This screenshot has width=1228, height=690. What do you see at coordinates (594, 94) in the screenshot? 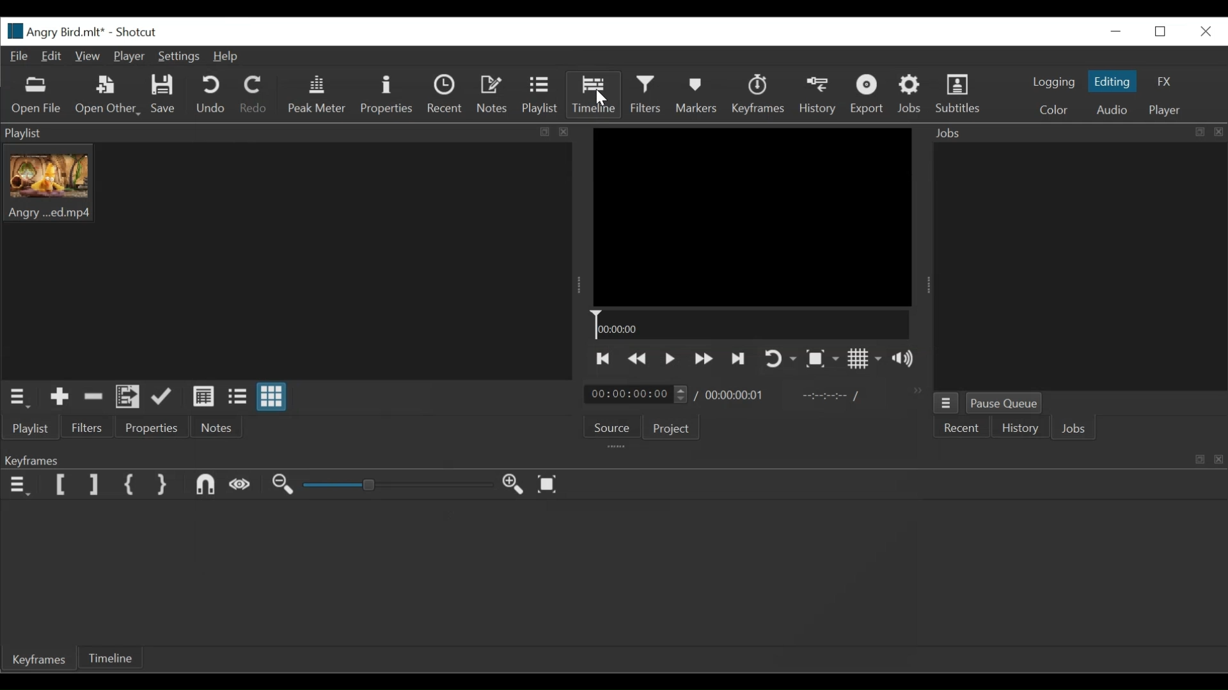
I see `Timeline` at bounding box center [594, 94].